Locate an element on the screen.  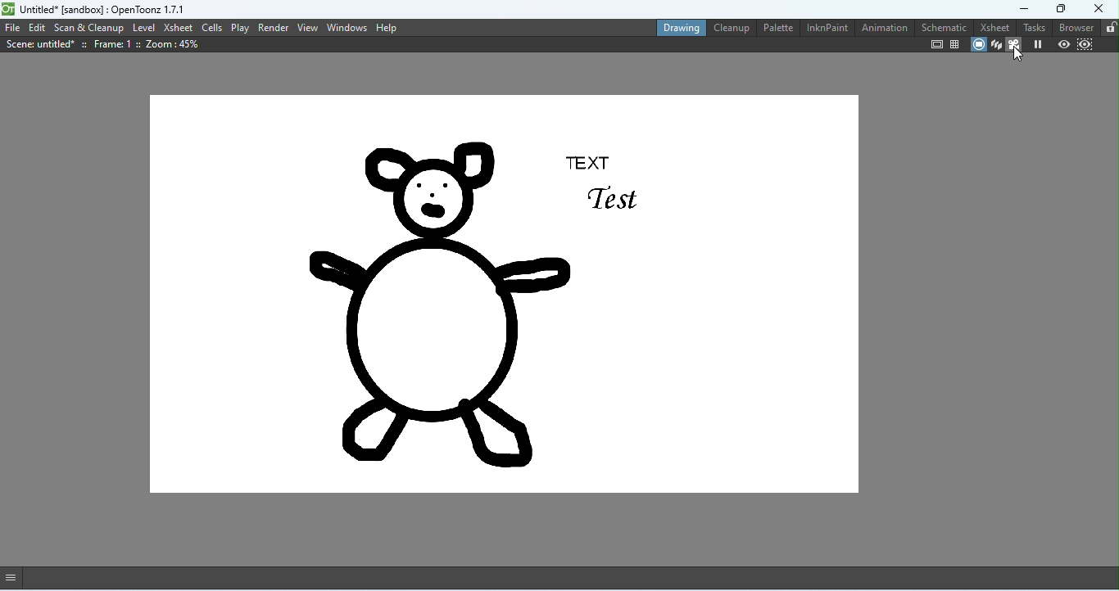
play is located at coordinates (242, 28).